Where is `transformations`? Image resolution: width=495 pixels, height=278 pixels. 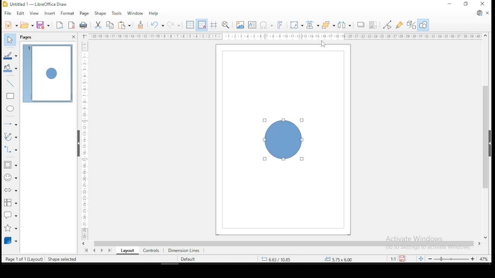 transformations is located at coordinates (295, 24).